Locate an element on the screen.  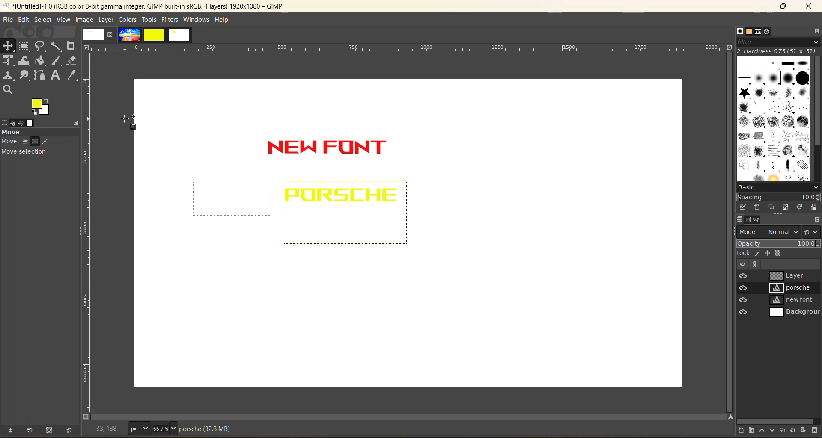
position and size is located at coordinates (769, 254).